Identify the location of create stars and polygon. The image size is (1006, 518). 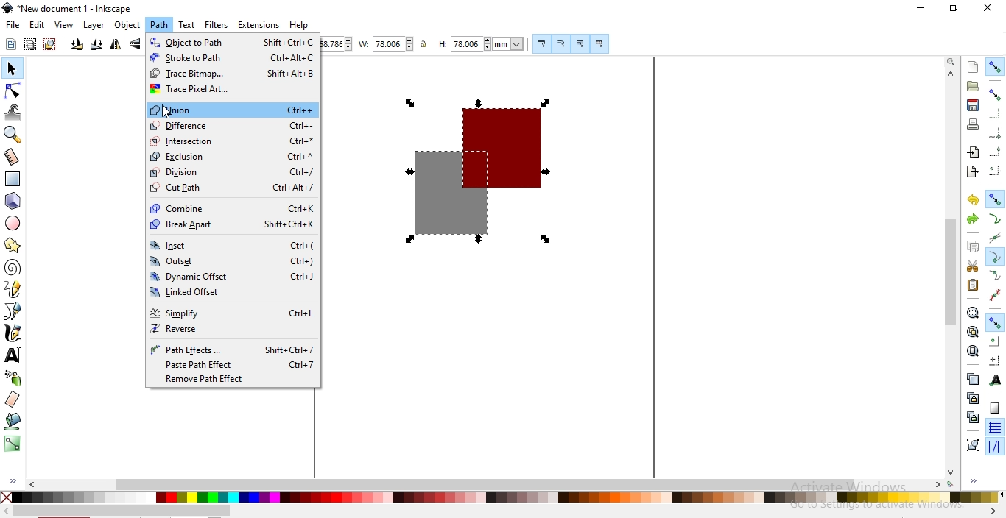
(15, 245).